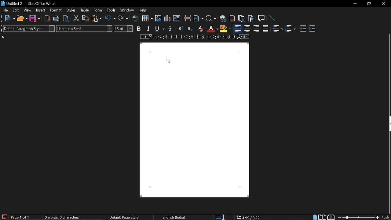 This screenshot has width=391, height=220. Describe the element at coordinates (84, 28) in the screenshot. I see `text style` at that location.